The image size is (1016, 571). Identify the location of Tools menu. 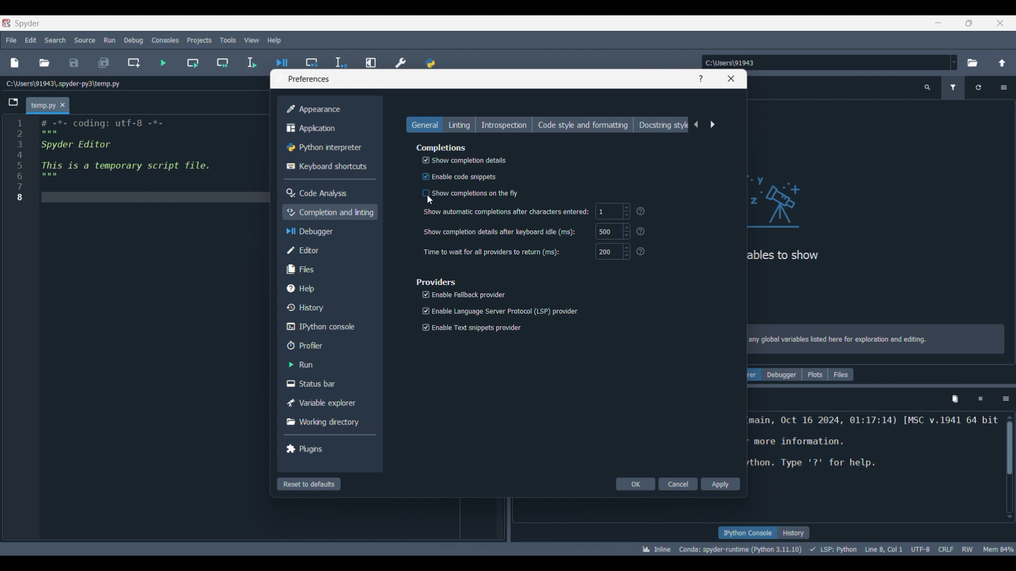
(228, 40).